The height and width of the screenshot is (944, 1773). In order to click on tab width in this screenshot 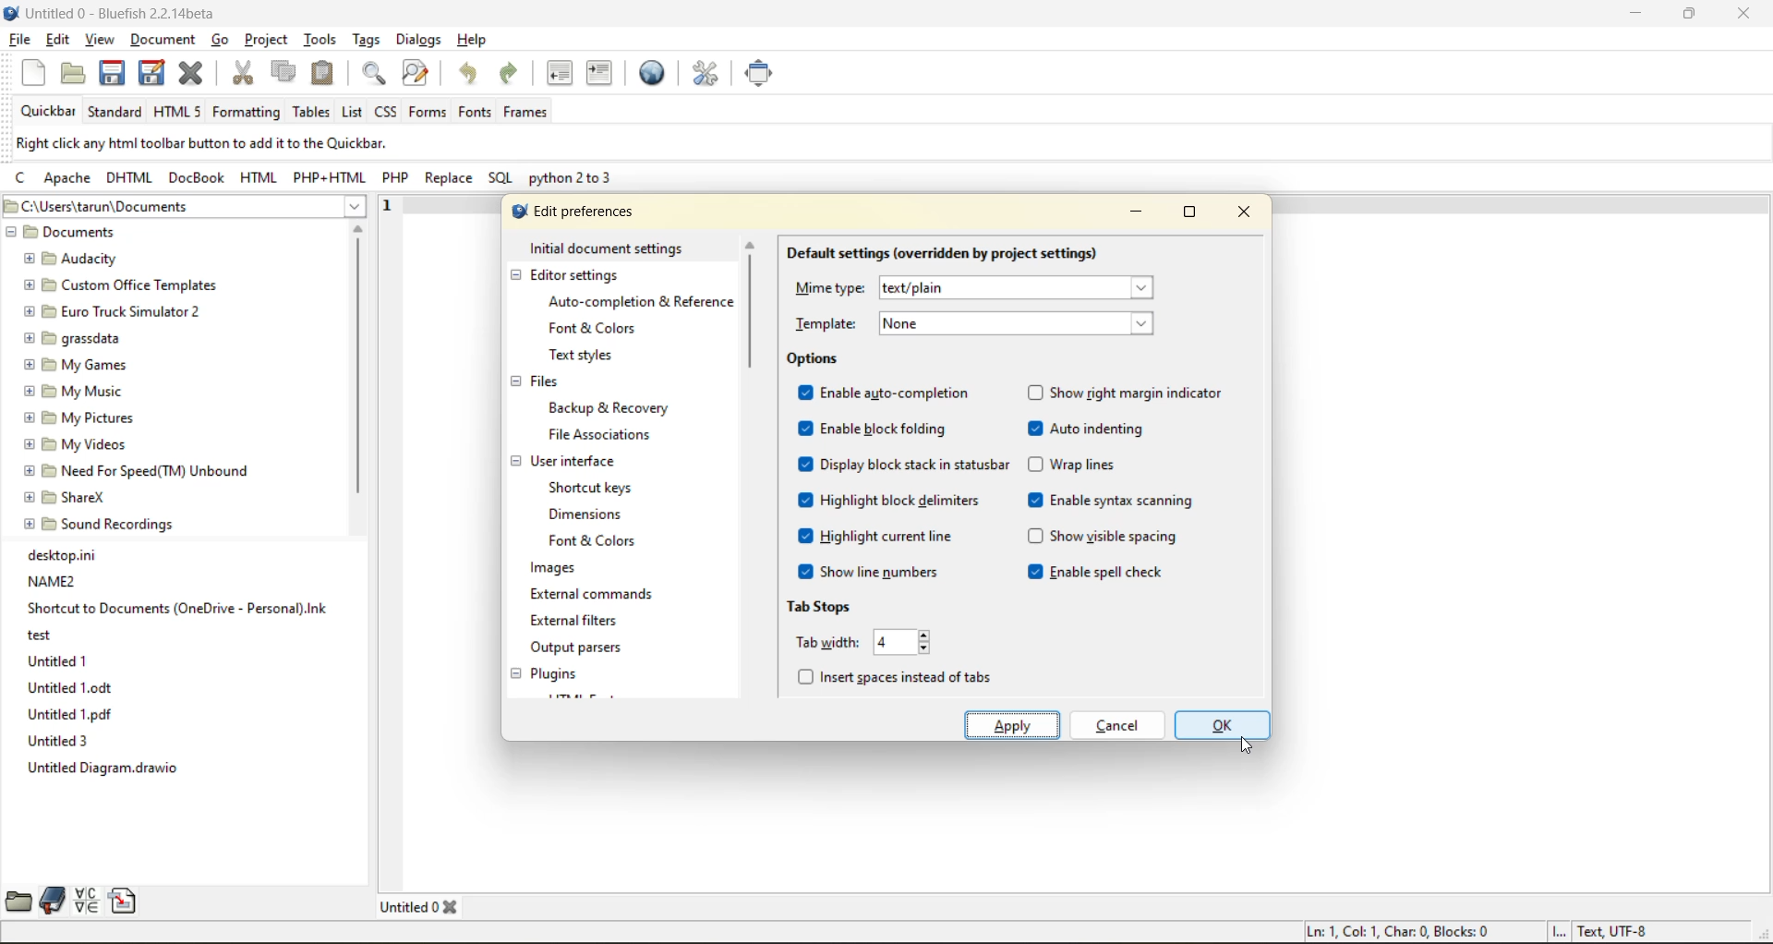, I will do `click(826, 641)`.